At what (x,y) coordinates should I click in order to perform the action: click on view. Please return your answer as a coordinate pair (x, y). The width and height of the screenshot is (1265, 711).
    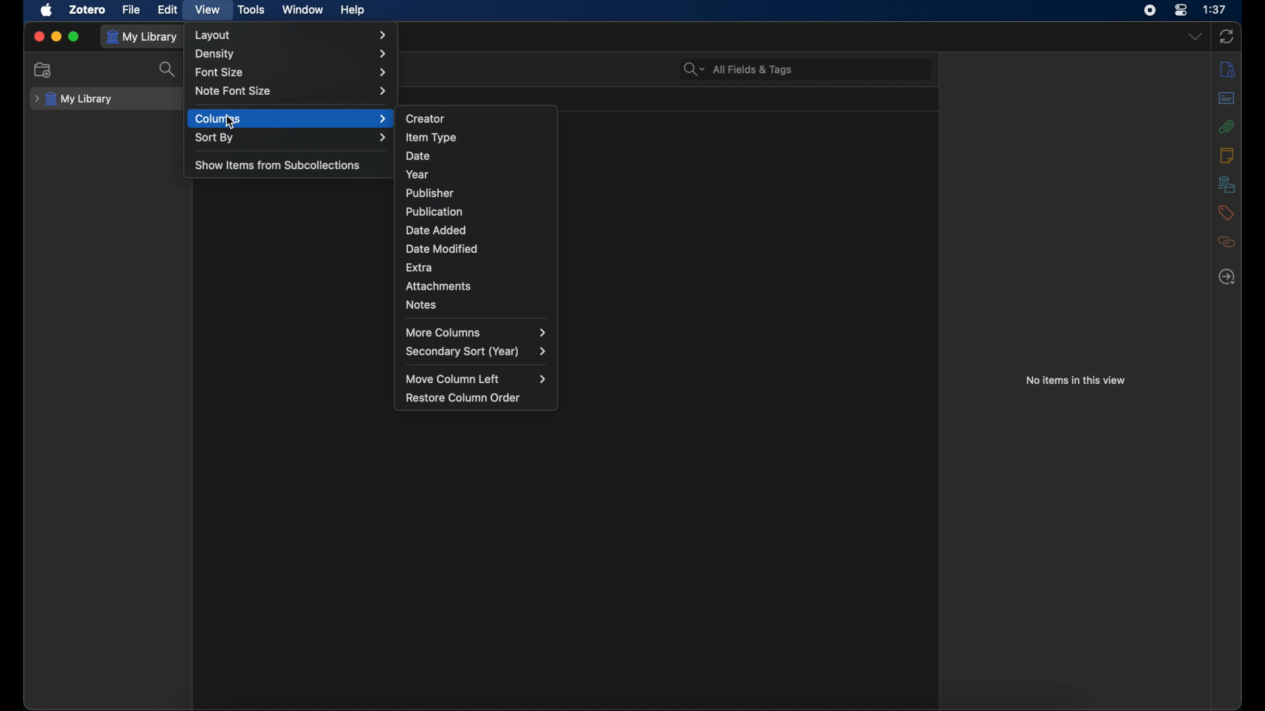
    Looking at the image, I should click on (209, 11).